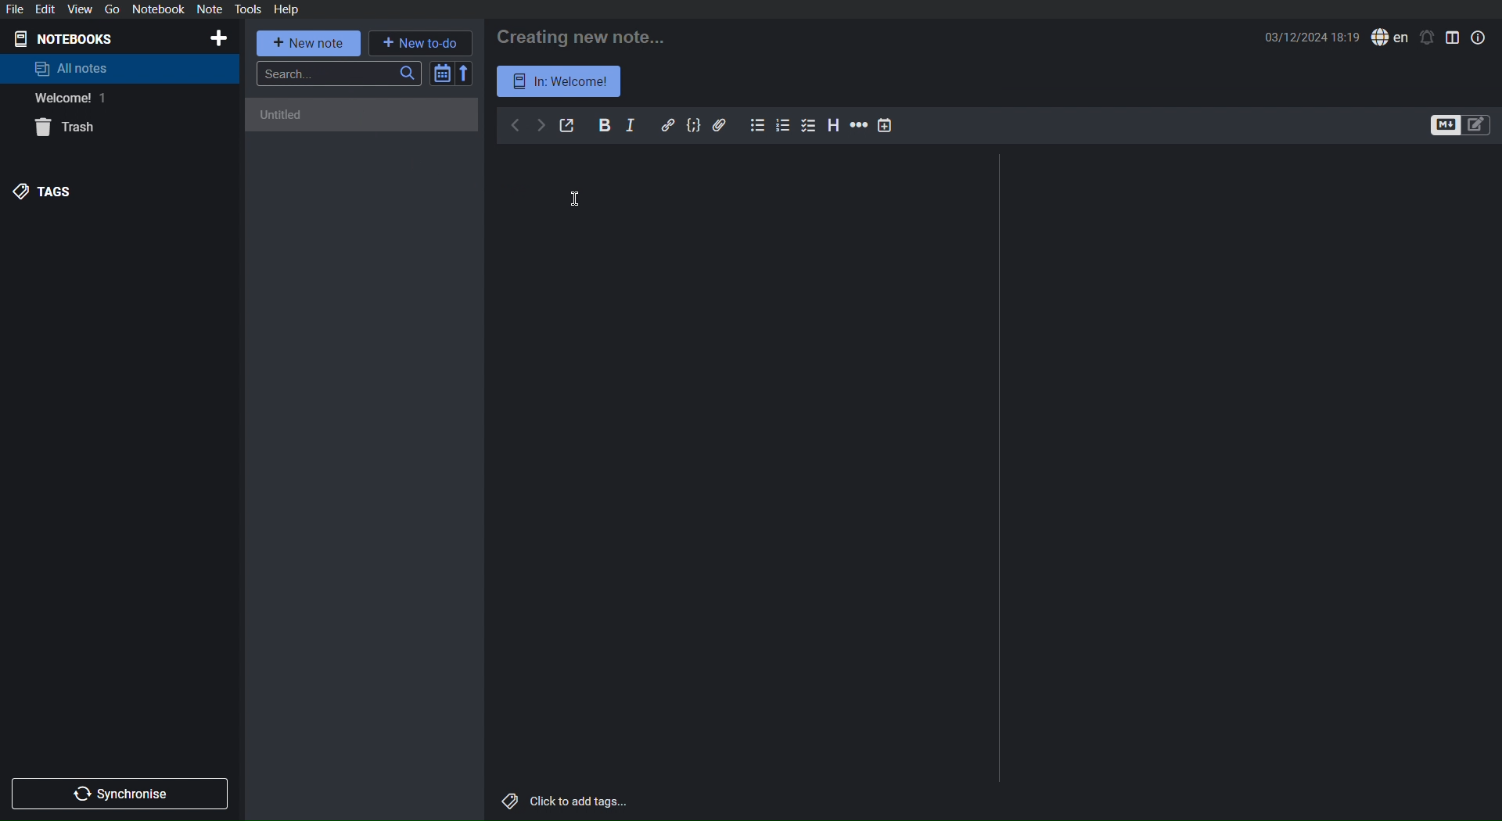 The height and width of the screenshot is (821, 1502). I want to click on Heading, so click(834, 125).